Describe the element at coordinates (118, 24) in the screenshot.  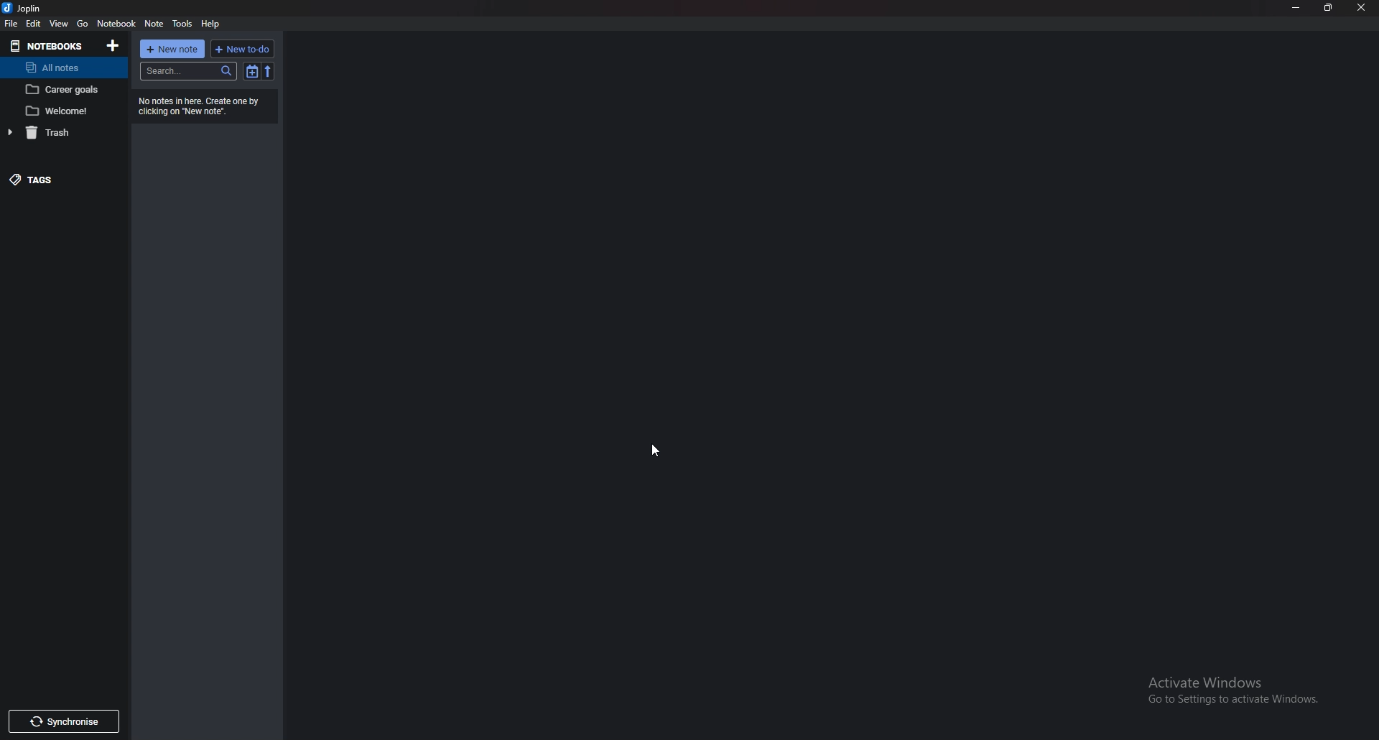
I see `notebook` at that location.